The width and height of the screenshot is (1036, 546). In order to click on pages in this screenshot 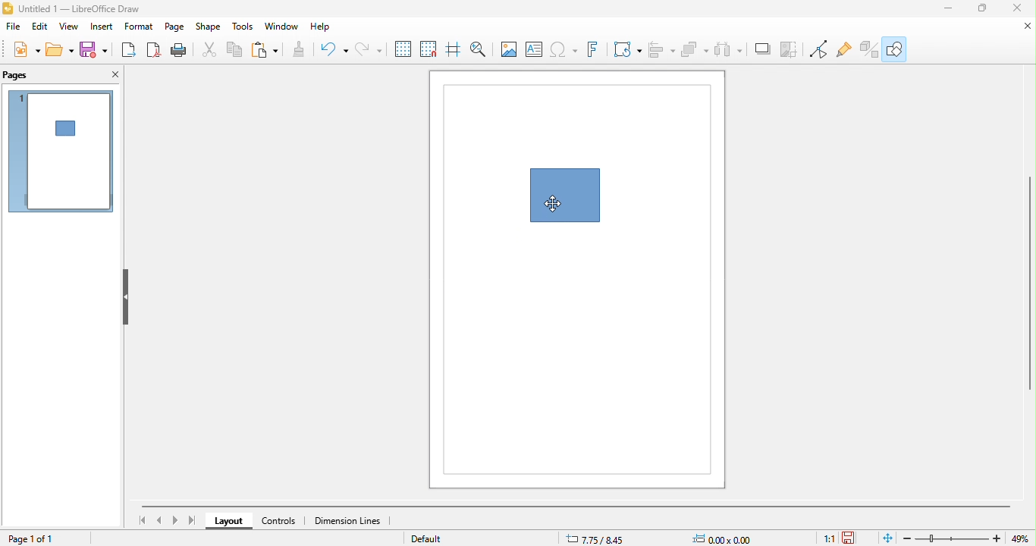, I will do `click(27, 75)`.